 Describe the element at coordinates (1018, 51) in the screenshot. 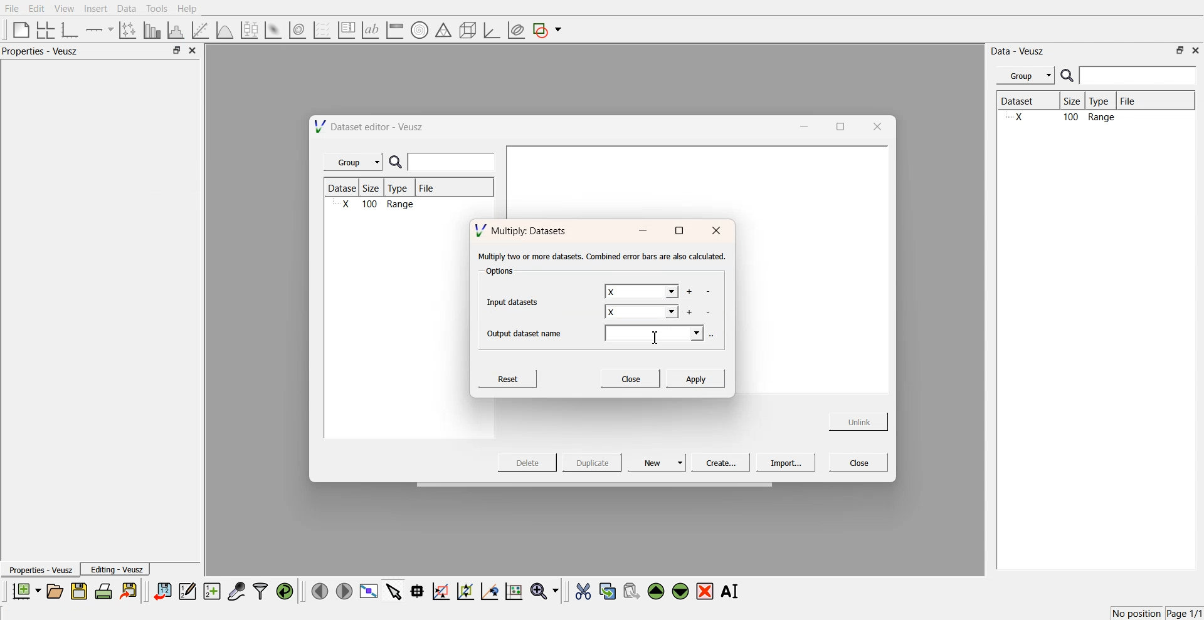

I see `Data - Veusz` at that location.